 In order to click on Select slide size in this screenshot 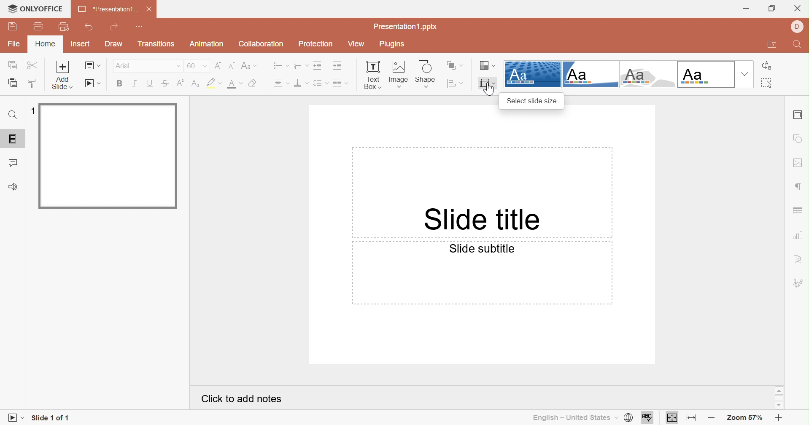, I will do `click(531, 102)`.